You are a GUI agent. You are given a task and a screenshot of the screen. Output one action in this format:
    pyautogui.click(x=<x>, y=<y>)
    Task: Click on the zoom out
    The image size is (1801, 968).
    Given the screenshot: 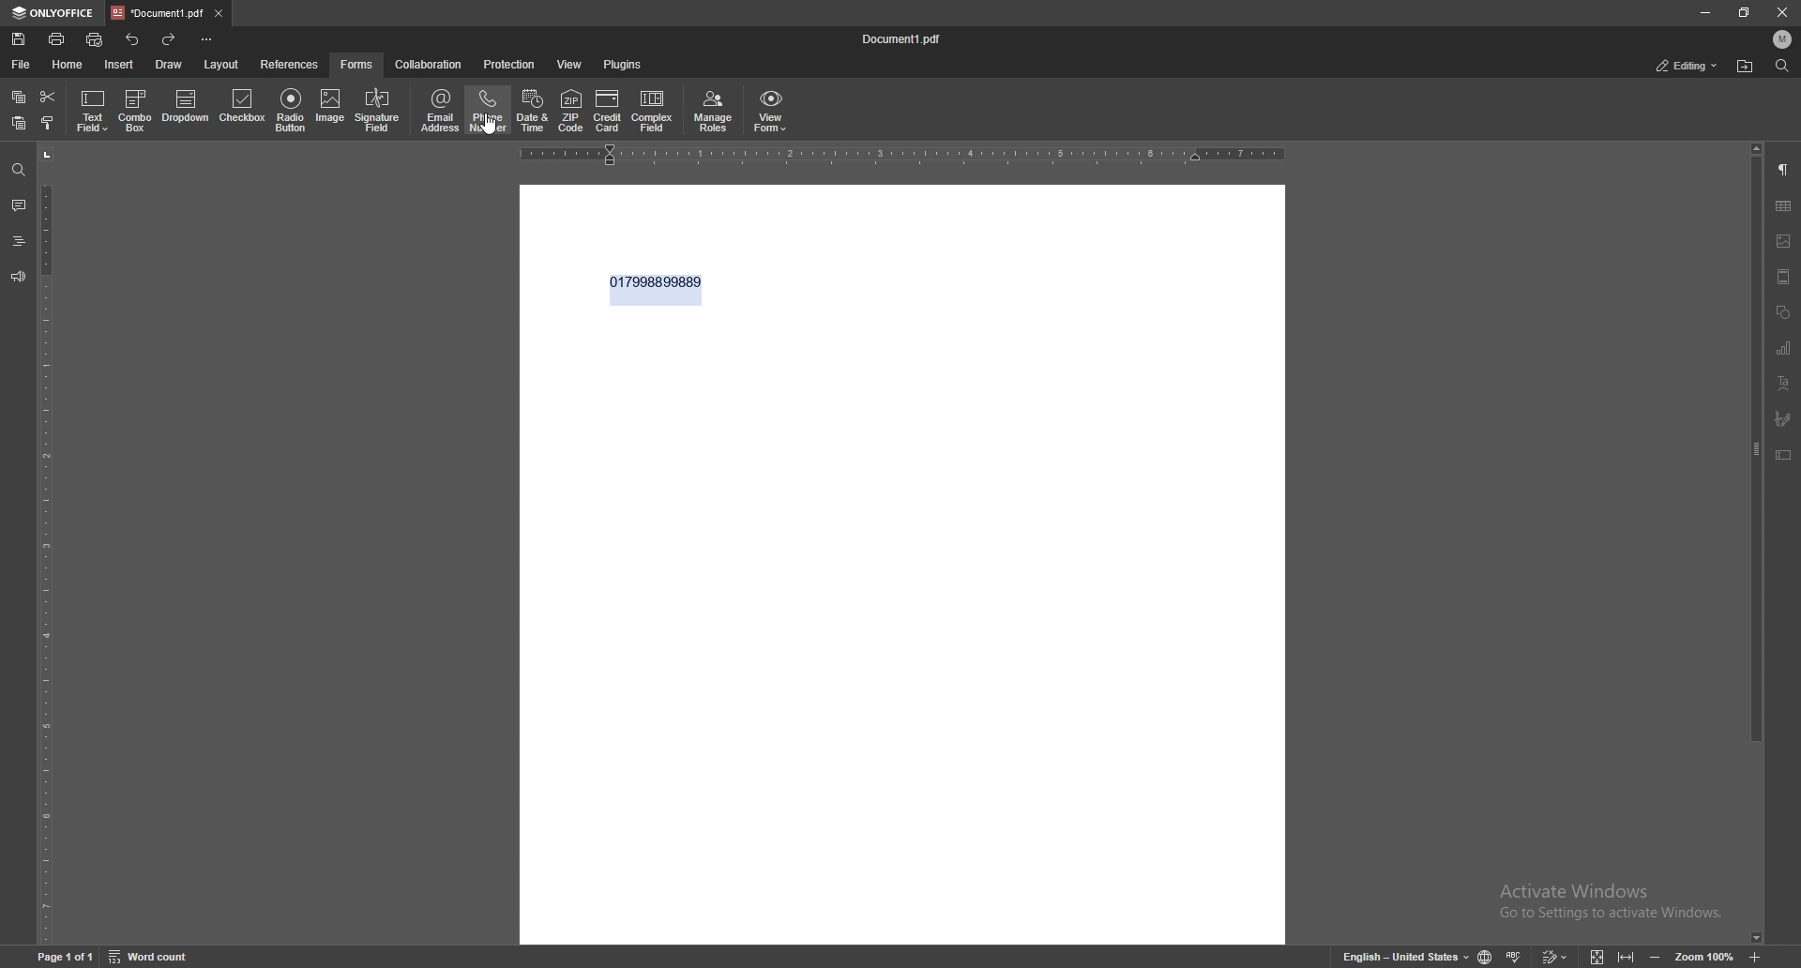 What is the action you would take?
    pyautogui.click(x=1656, y=958)
    